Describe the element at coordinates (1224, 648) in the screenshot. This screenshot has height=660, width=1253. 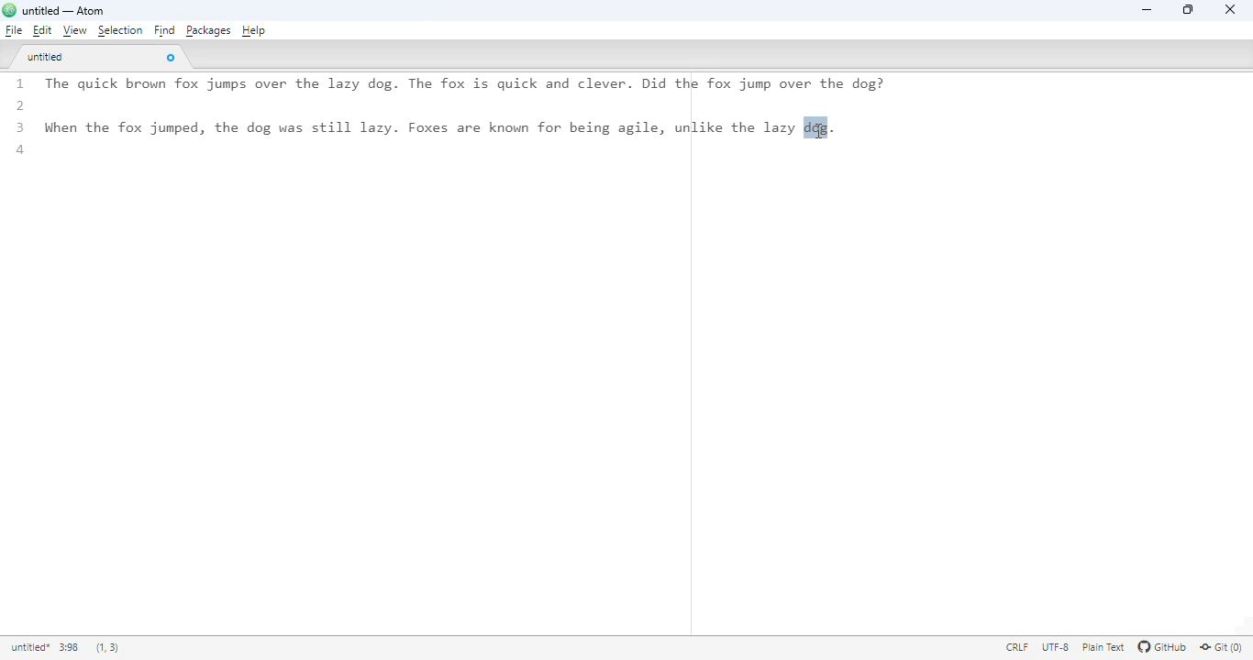
I see `git(0)` at that location.